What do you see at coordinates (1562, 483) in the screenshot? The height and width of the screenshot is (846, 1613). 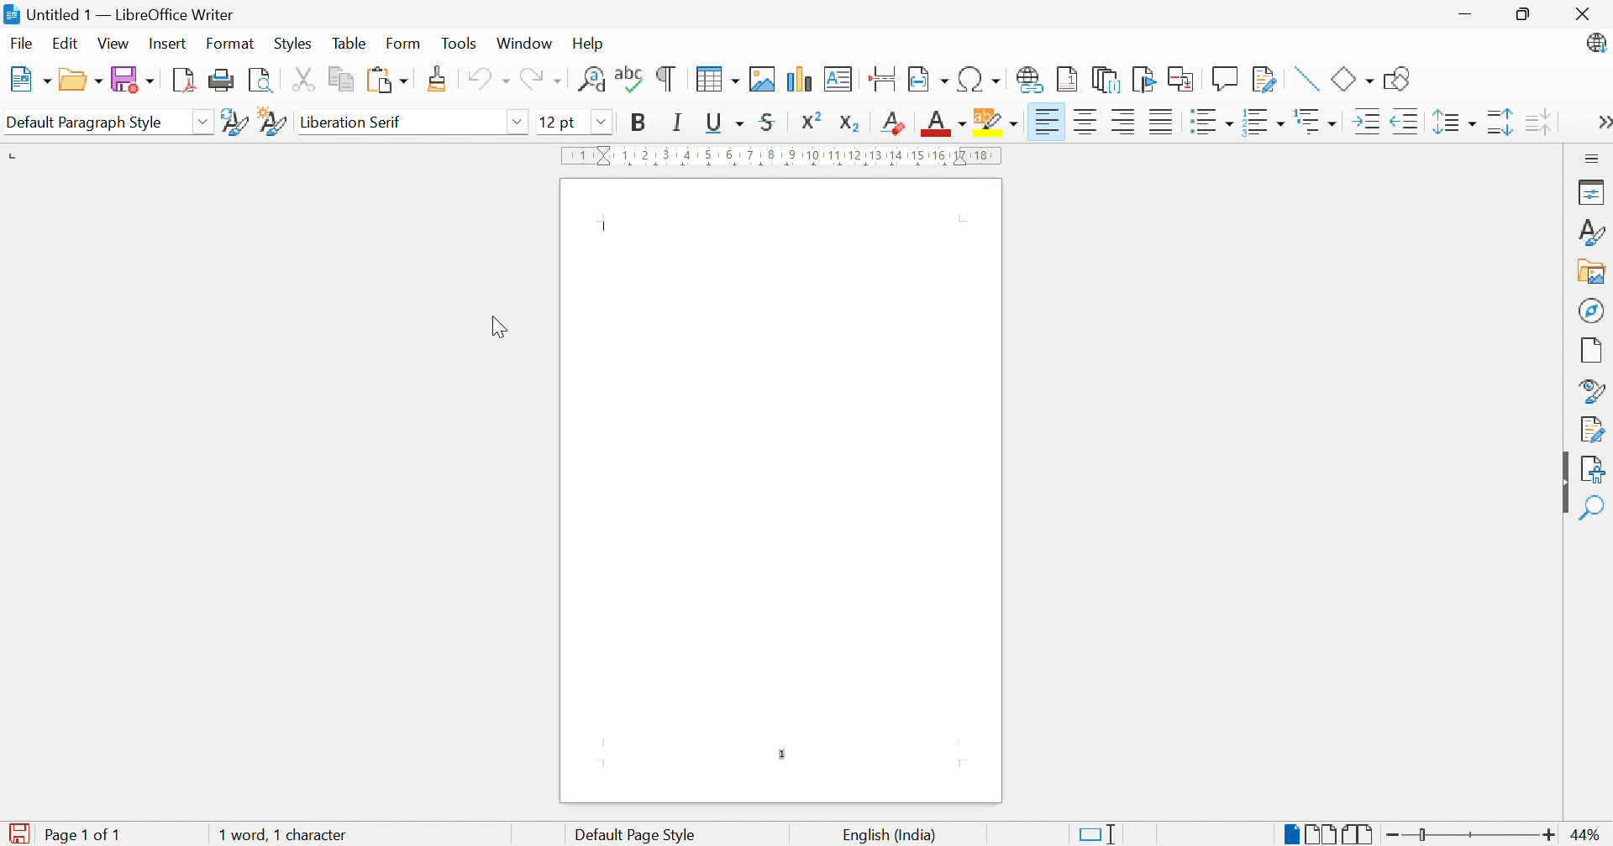 I see `Hide` at bounding box center [1562, 483].